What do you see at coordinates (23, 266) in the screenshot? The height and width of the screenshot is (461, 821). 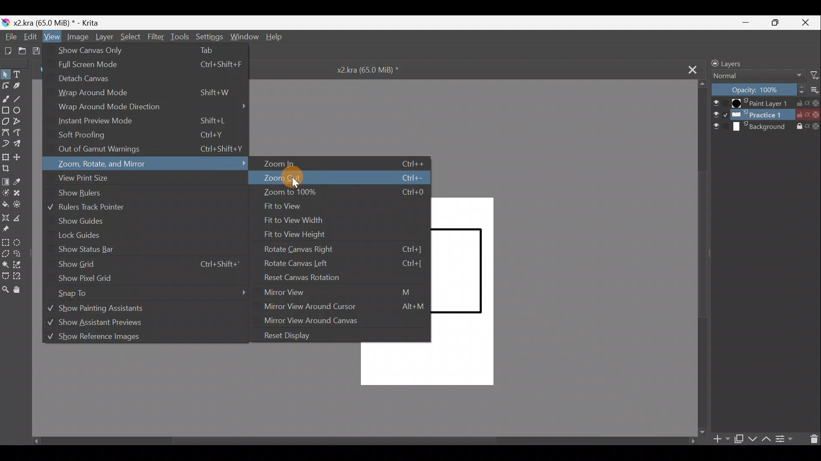 I see `Similar colour selection tool` at bounding box center [23, 266].